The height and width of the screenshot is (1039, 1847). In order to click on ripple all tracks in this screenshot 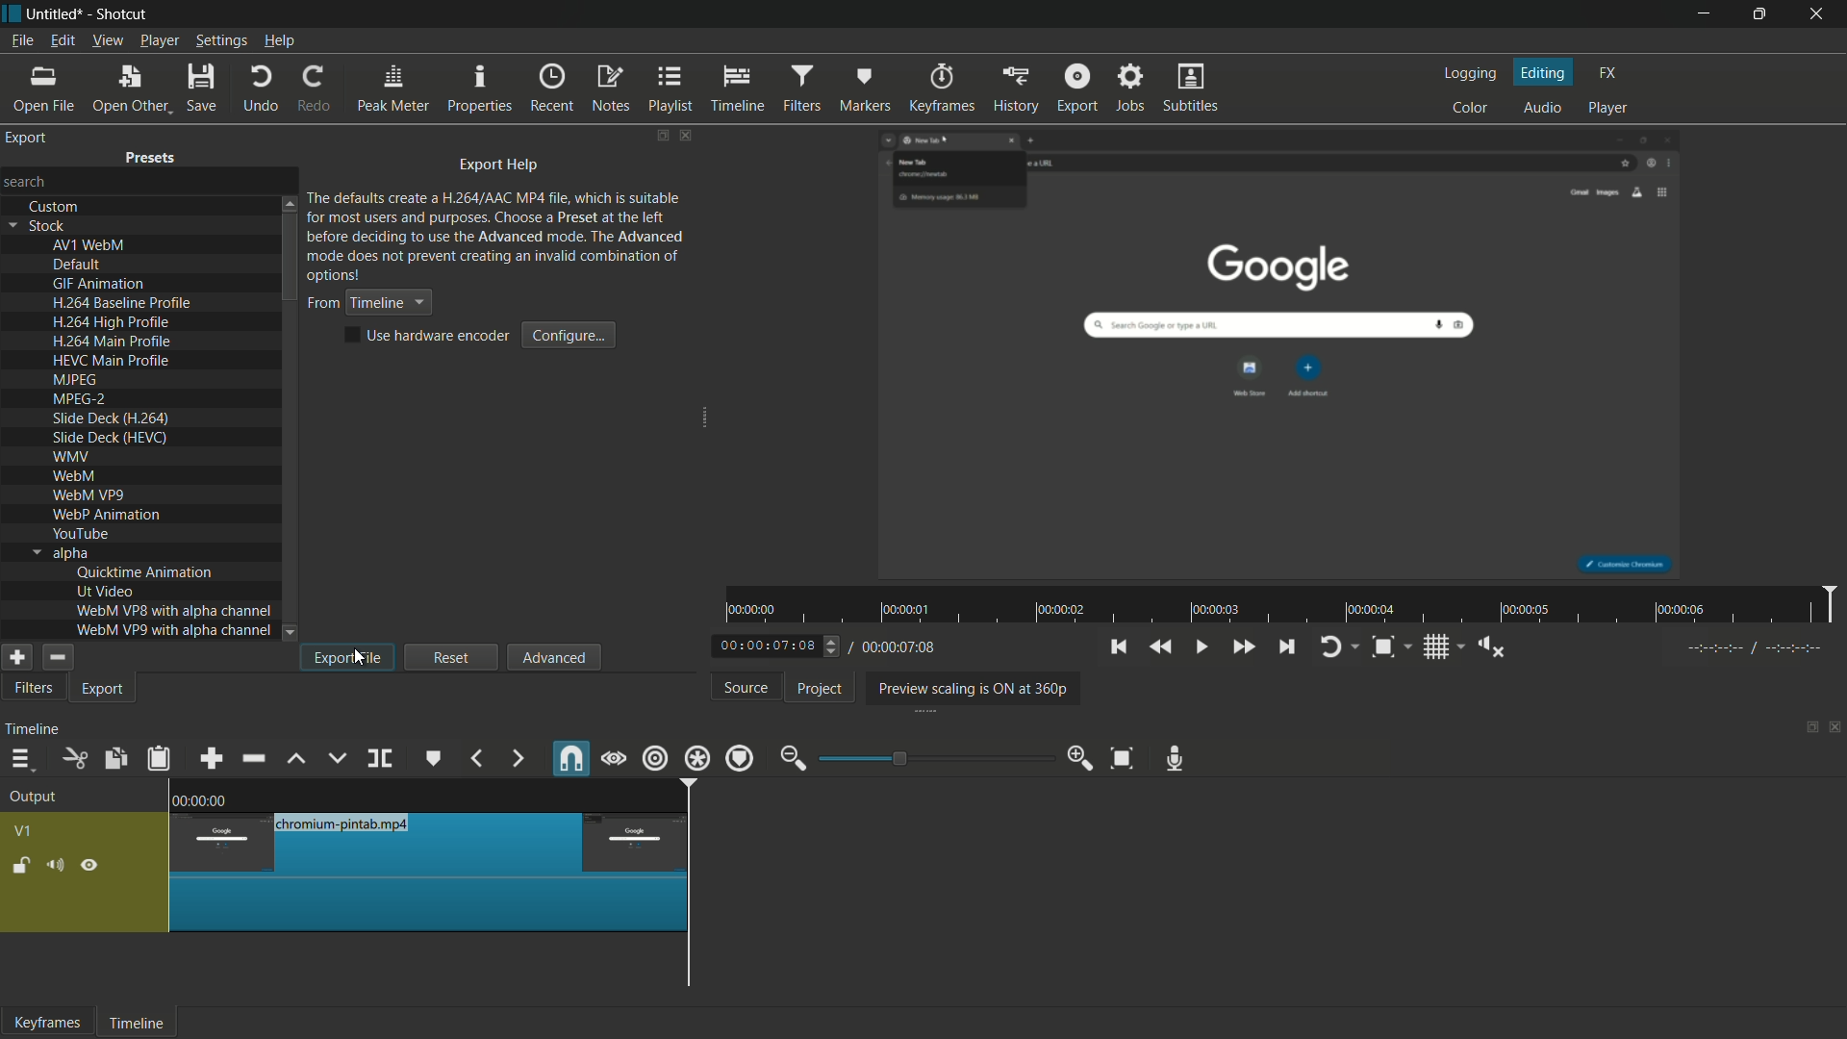, I will do `click(696, 758)`.